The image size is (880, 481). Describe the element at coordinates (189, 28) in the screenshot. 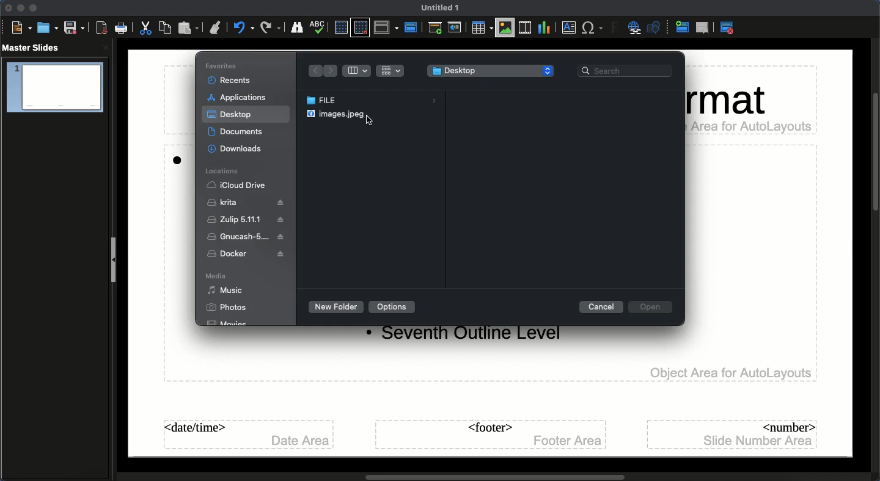

I see `Paste` at that location.